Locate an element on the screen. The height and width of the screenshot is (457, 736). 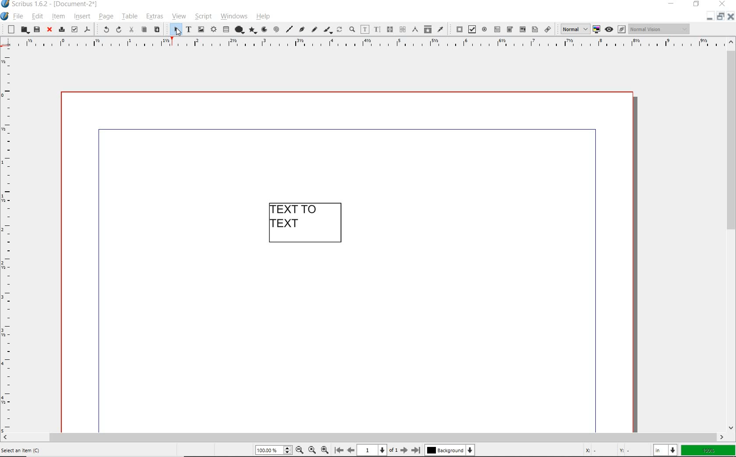
select an item (c) is located at coordinates (22, 449).